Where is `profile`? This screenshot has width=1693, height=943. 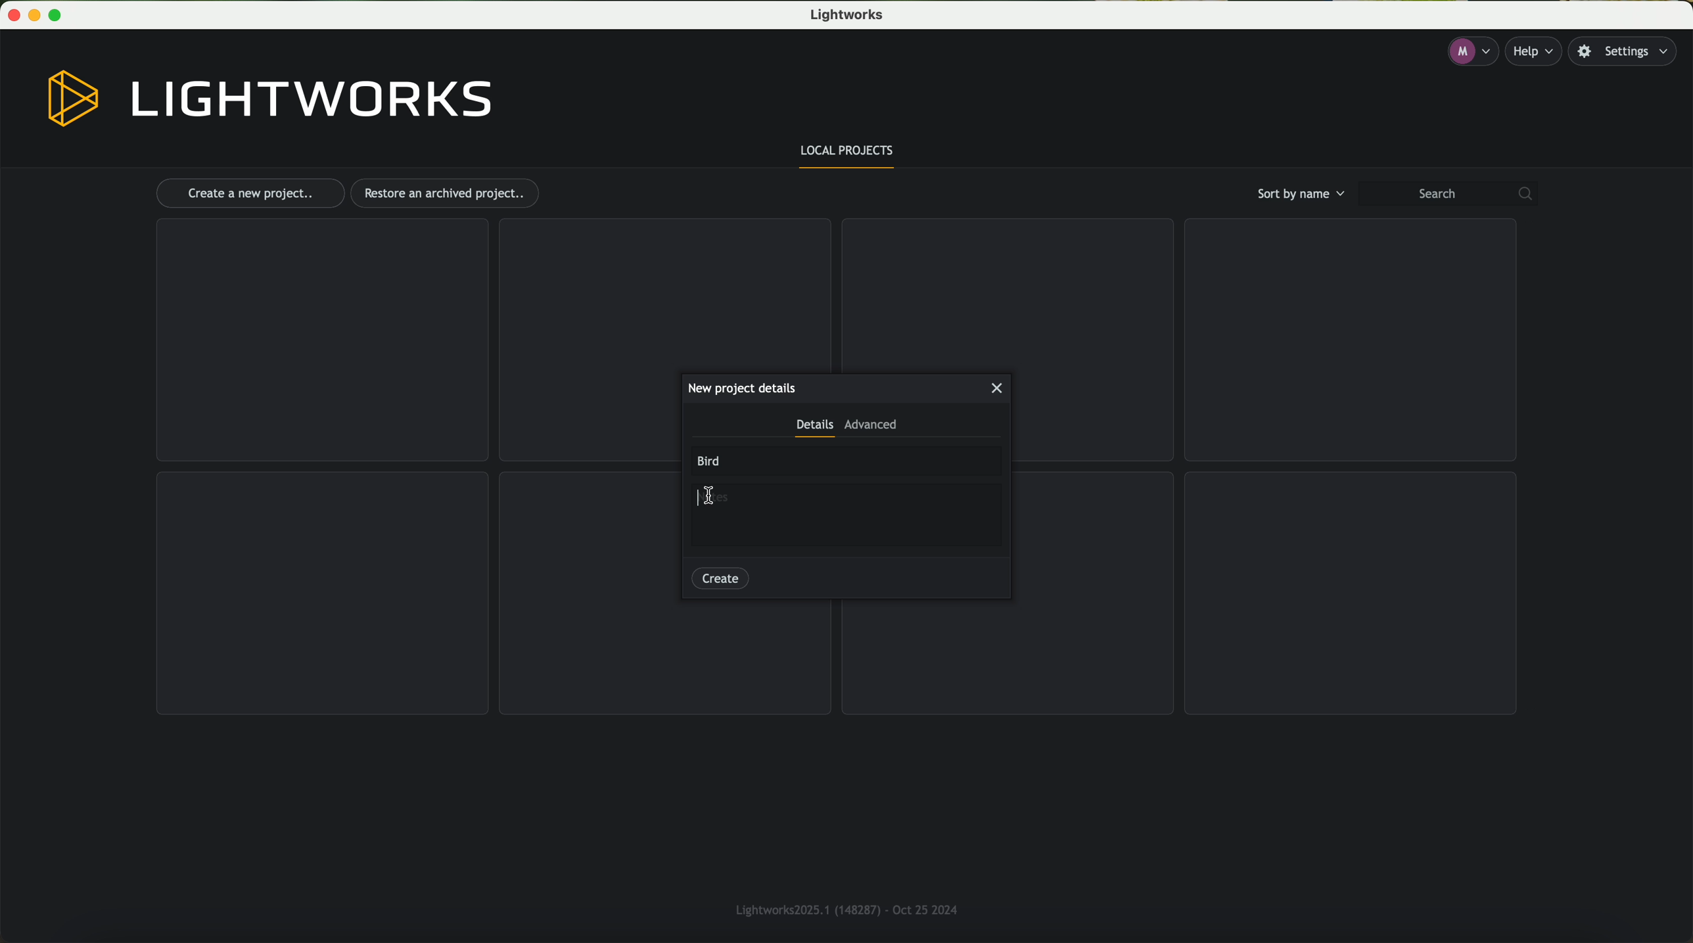 profile is located at coordinates (1471, 52).